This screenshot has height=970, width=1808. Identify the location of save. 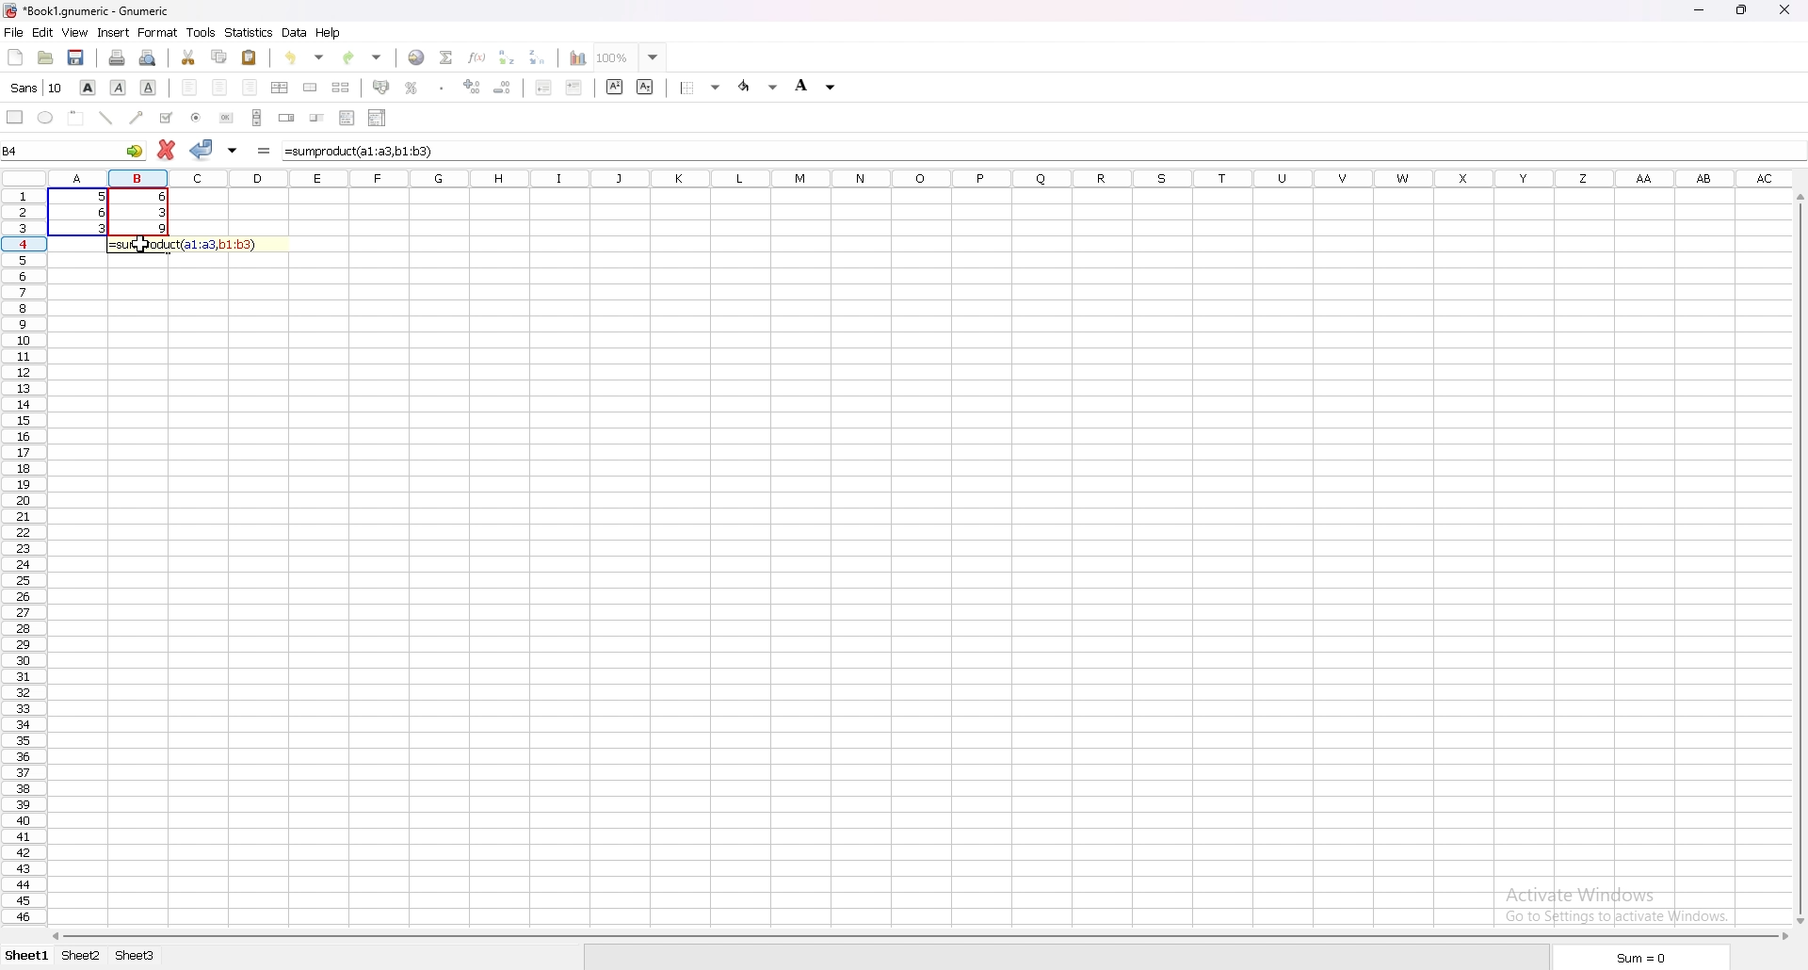
(77, 58).